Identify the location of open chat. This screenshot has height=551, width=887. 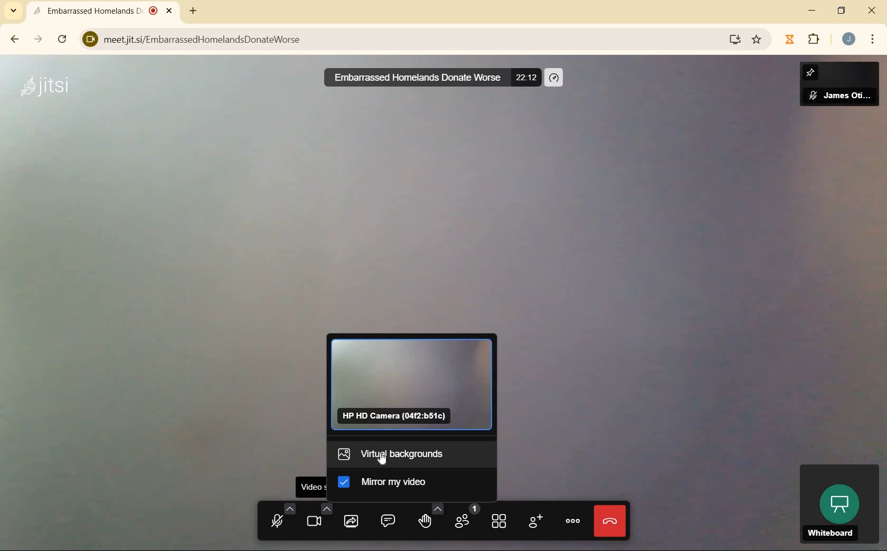
(387, 519).